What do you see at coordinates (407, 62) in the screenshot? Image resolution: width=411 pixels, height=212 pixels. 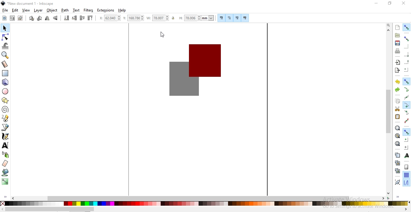 I see `snap midpoints of bounding box edges` at bounding box center [407, 62].